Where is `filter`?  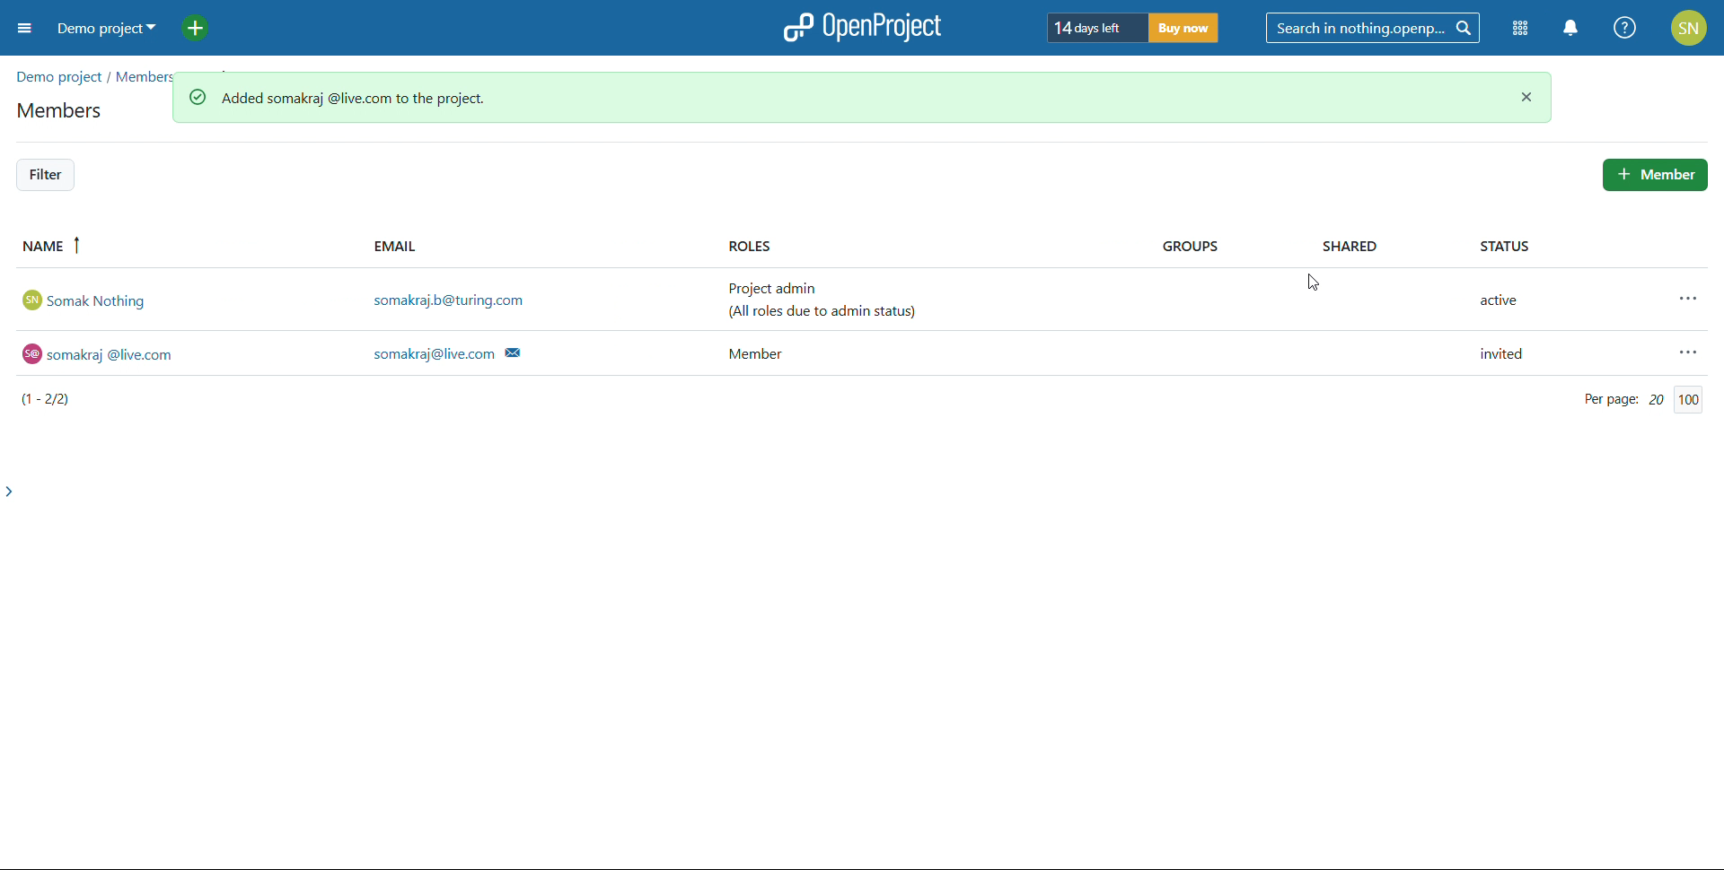 filter is located at coordinates (45, 175).